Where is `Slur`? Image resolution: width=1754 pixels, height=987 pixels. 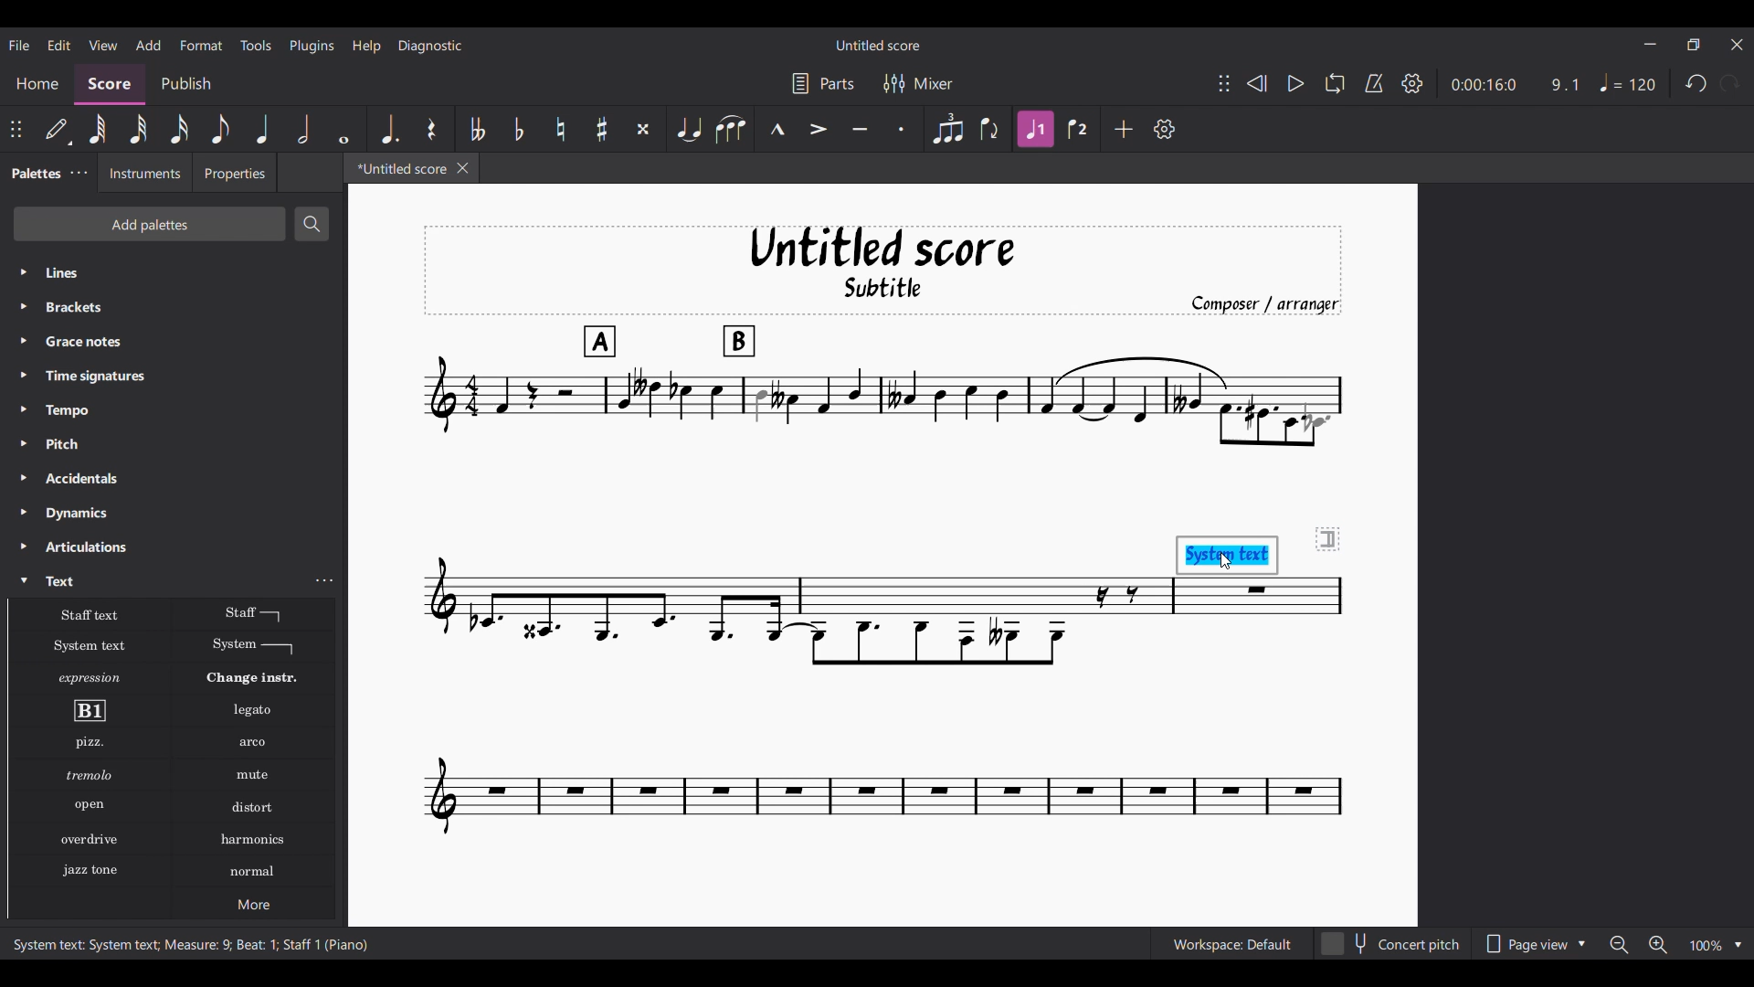
Slur is located at coordinates (731, 129).